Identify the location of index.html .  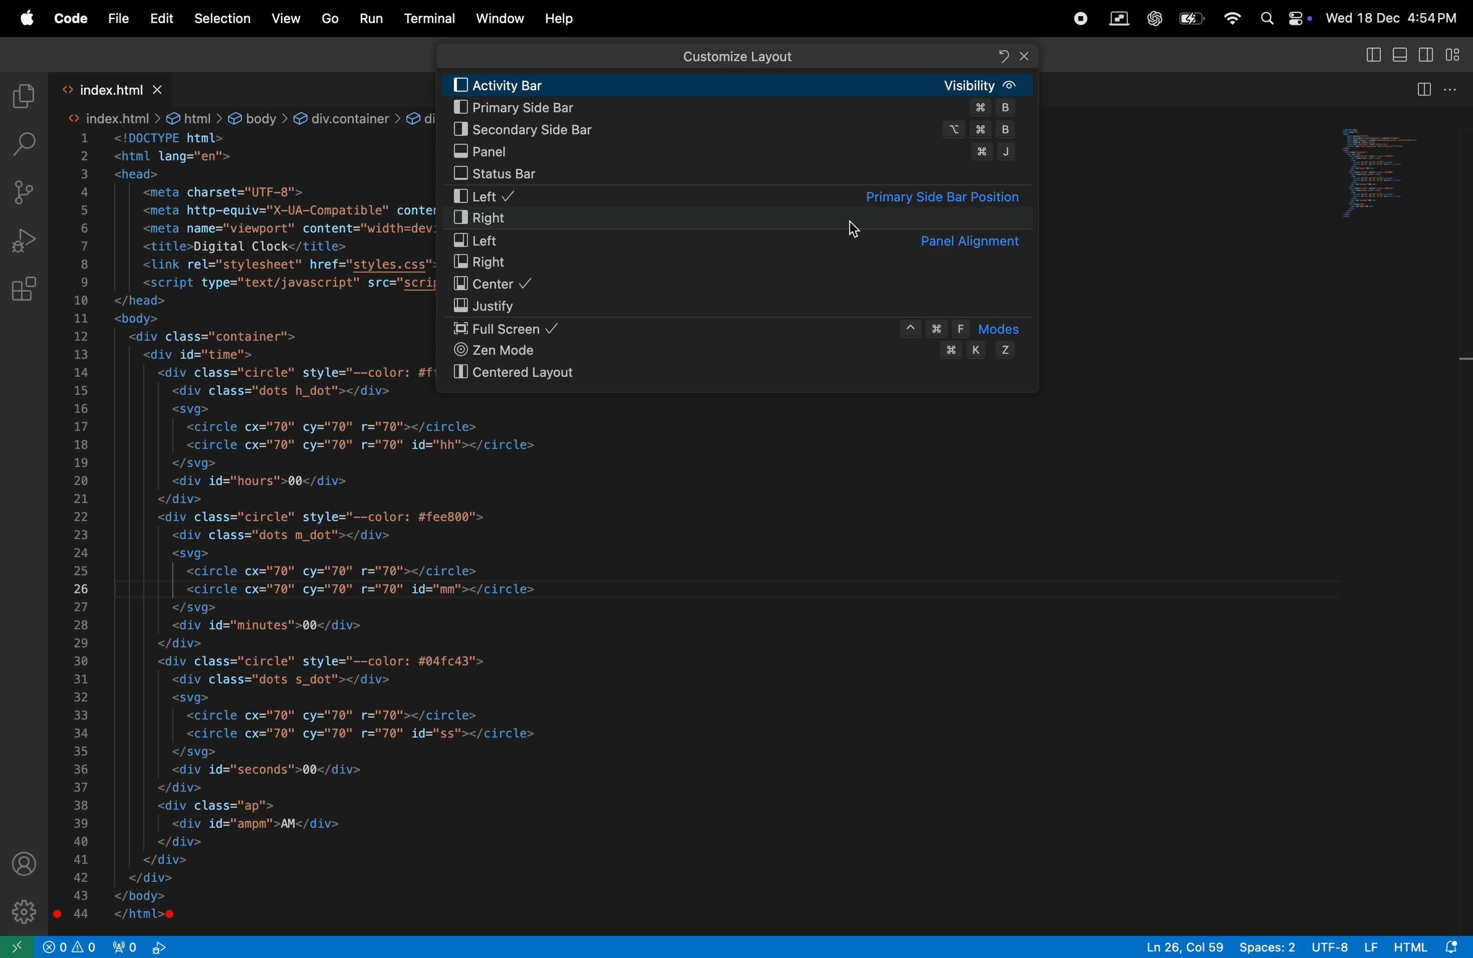
(121, 89).